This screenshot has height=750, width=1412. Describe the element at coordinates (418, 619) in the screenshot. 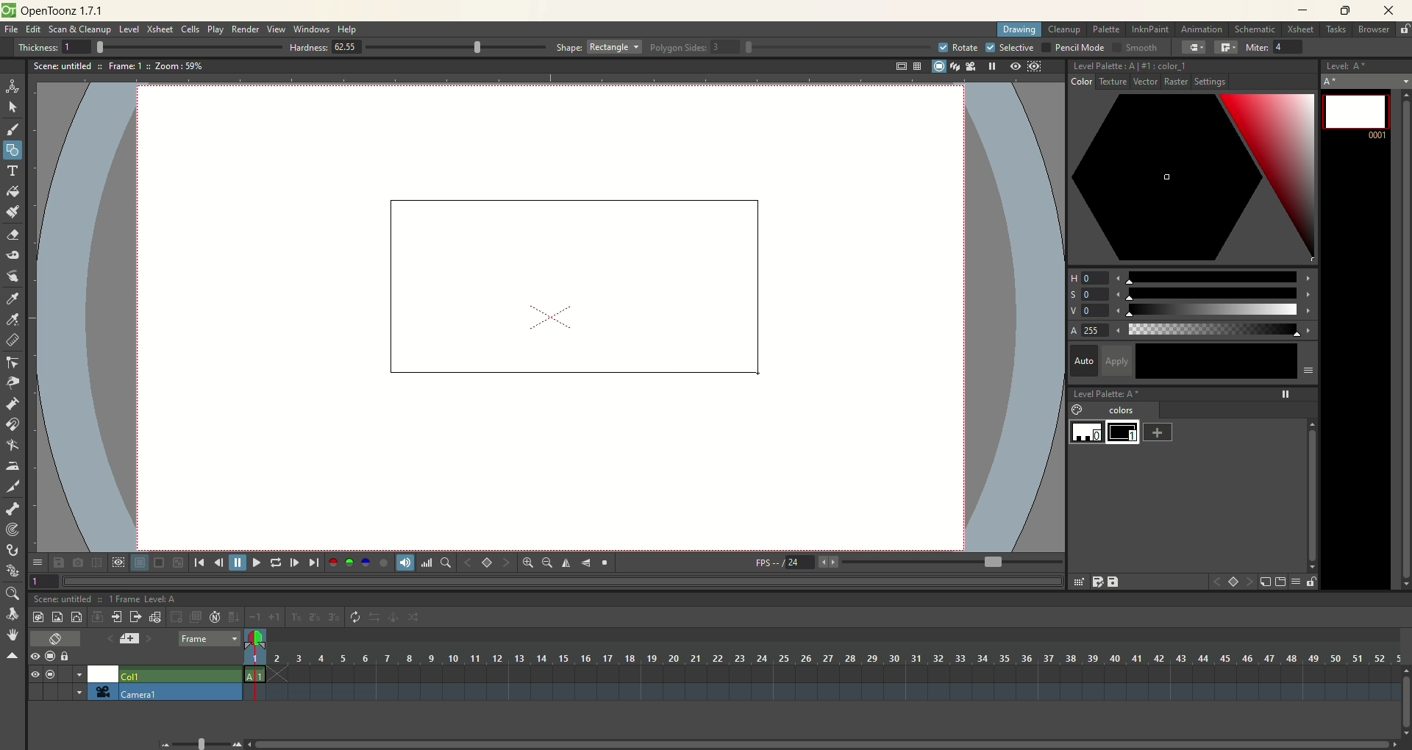

I see `random` at that location.